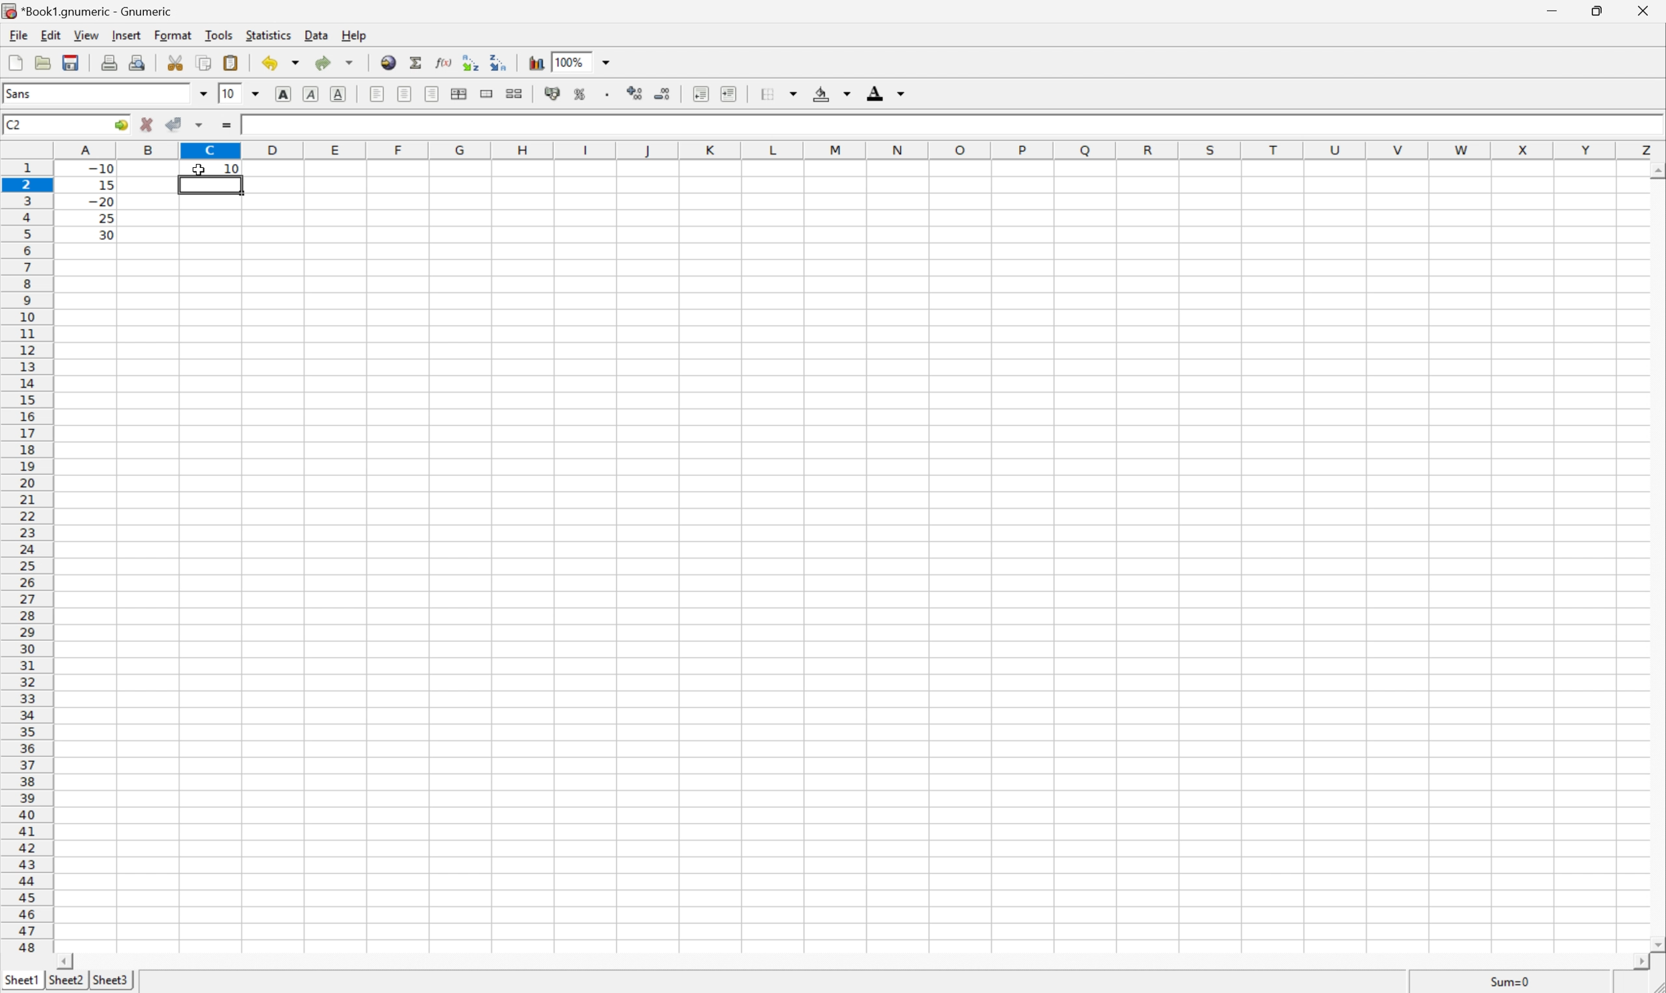 The width and height of the screenshot is (1666, 993). I want to click on Shee3, so click(110, 980).